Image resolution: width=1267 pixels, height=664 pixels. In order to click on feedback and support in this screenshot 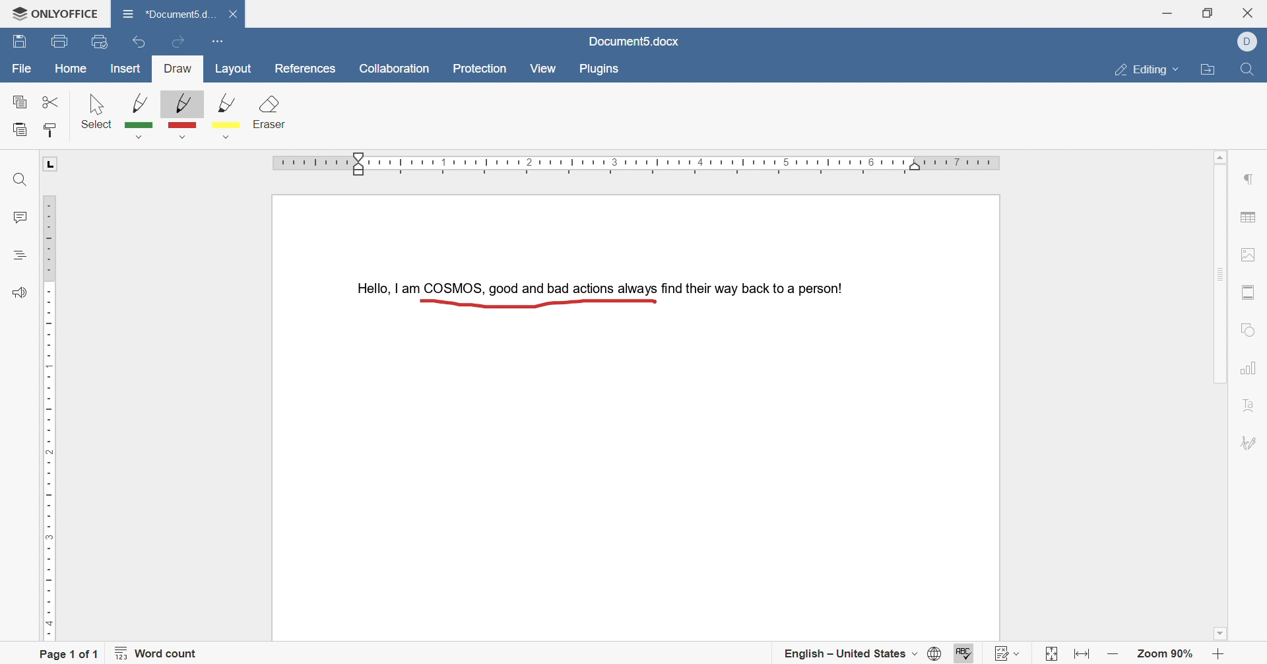, I will do `click(18, 293)`.